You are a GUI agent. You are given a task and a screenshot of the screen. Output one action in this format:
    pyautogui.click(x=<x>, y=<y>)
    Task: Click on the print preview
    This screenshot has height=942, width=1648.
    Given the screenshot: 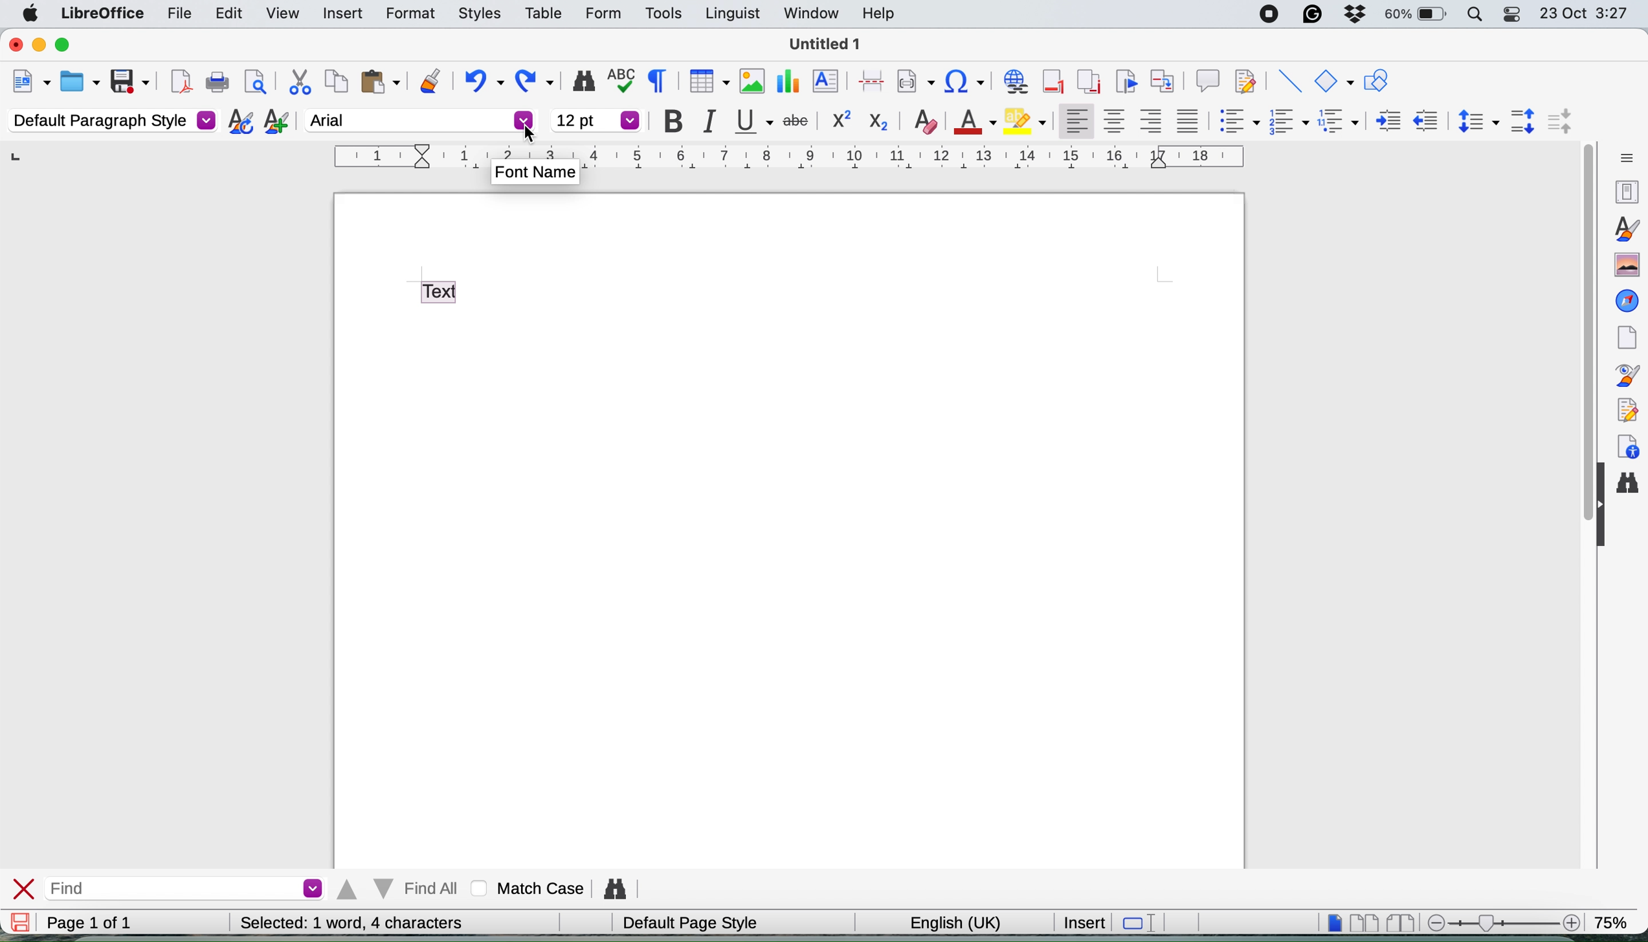 What is the action you would take?
    pyautogui.click(x=254, y=84)
    